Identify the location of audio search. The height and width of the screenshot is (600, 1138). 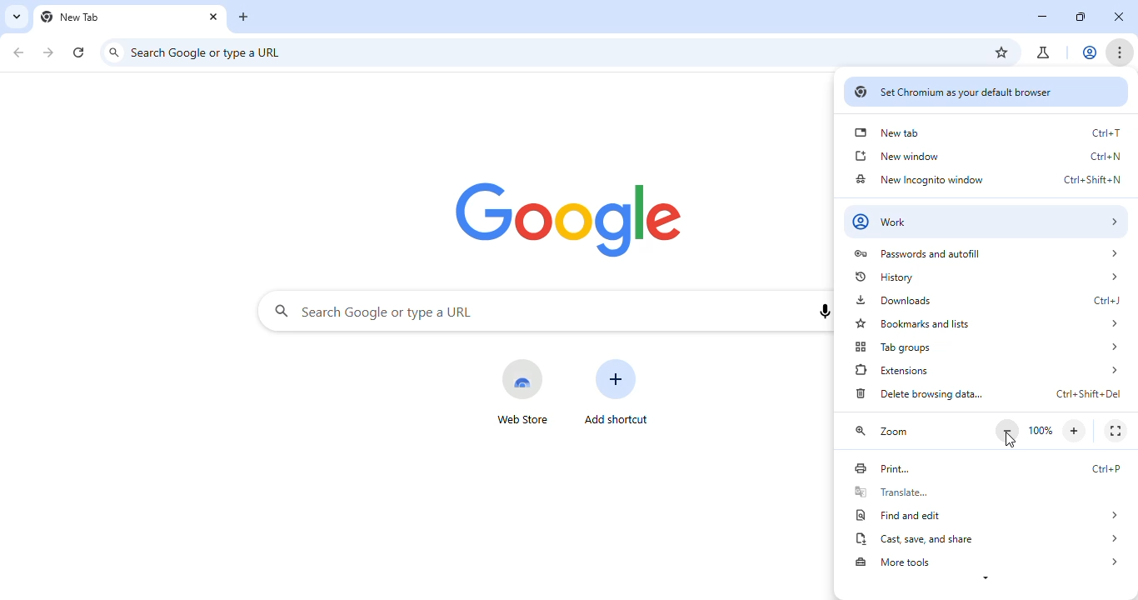
(823, 312).